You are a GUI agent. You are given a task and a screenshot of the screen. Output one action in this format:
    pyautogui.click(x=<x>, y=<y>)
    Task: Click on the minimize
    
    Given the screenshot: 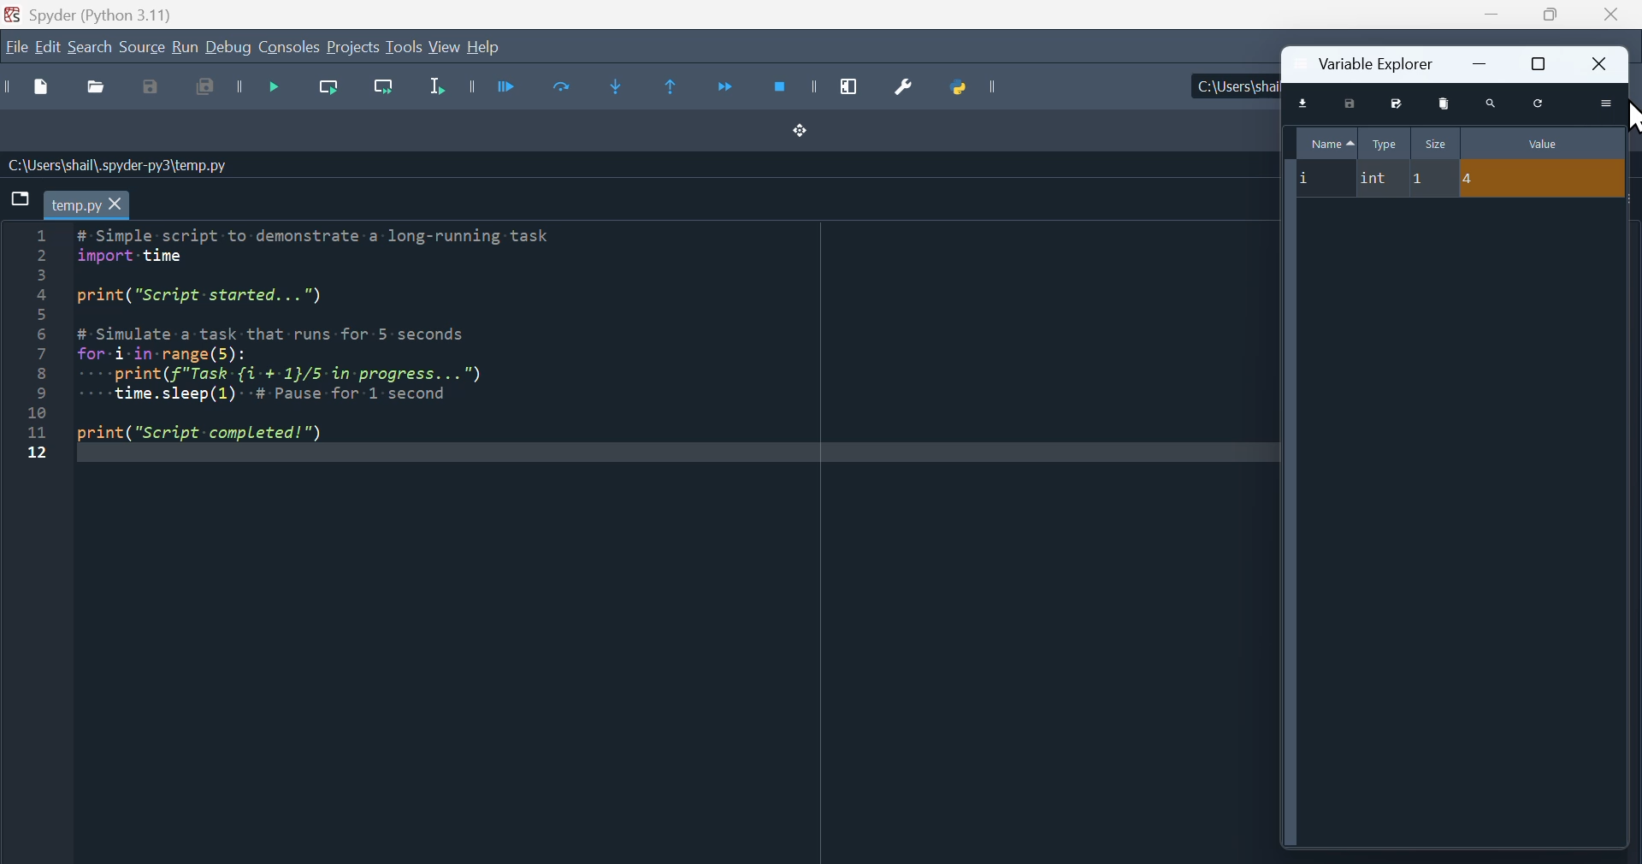 What is the action you would take?
    pyautogui.click(x=1484, y=62)
    